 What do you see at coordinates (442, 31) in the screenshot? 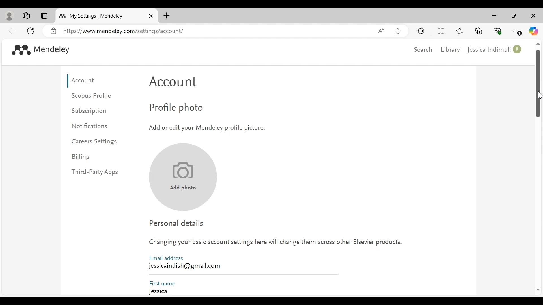
I see `Split Screen` at bounding box center [442, 31].